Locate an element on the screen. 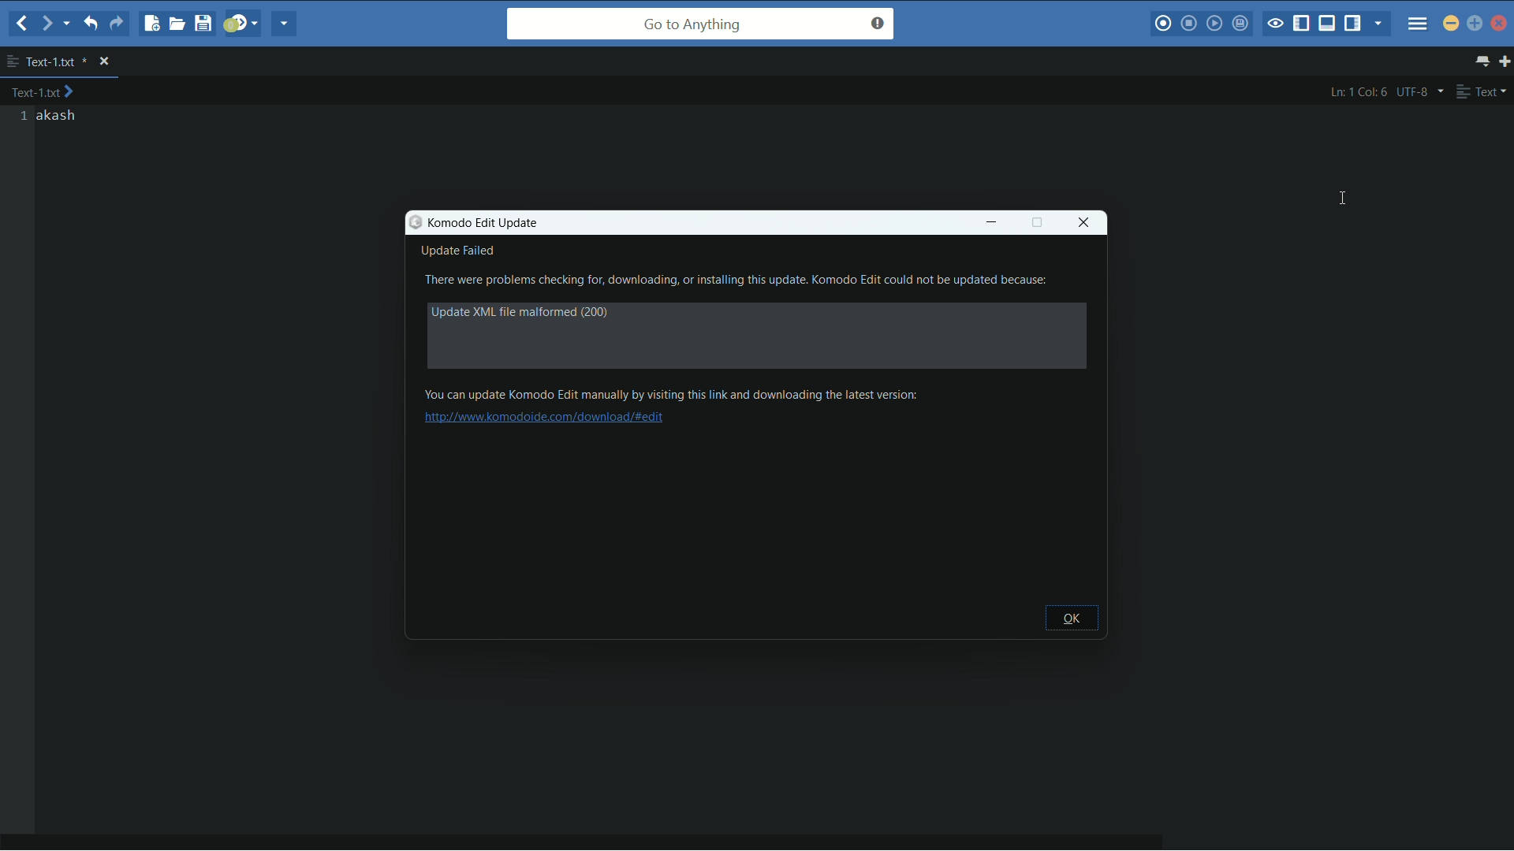 This screenshot has width=1514, height=851. close window is located at coordinates (1085, 222).